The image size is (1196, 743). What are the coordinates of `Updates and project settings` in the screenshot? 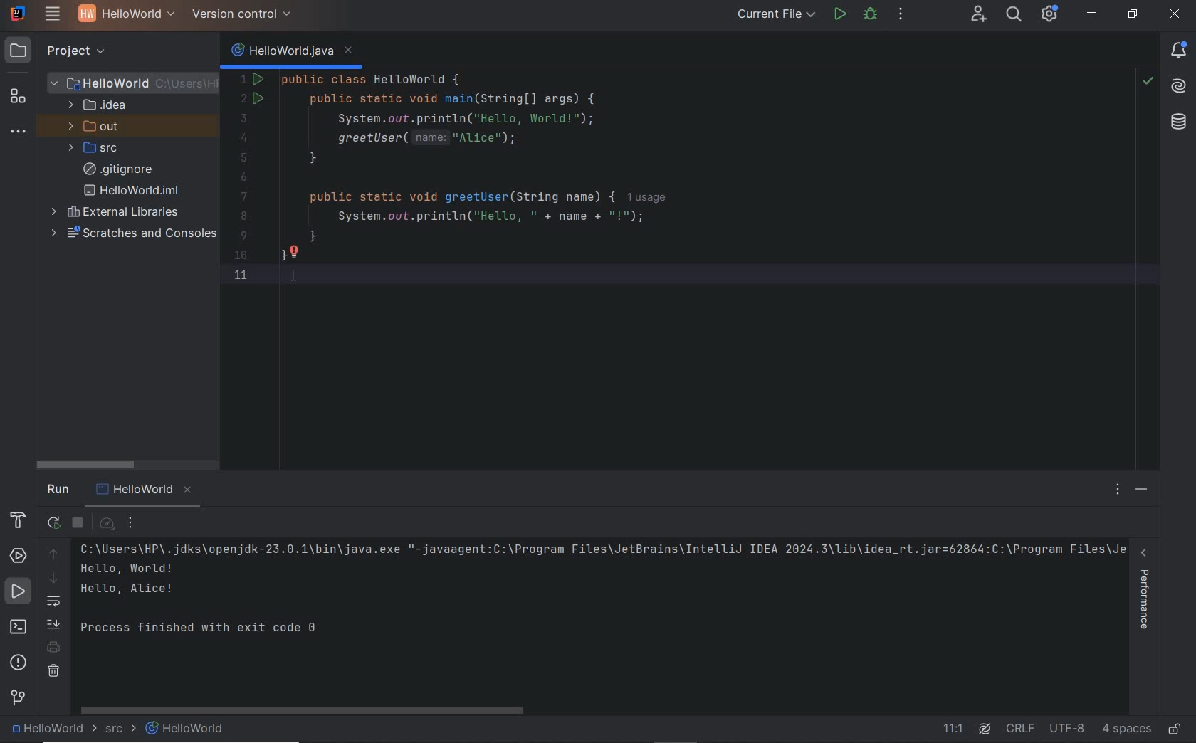 It's located at (1051, 16).